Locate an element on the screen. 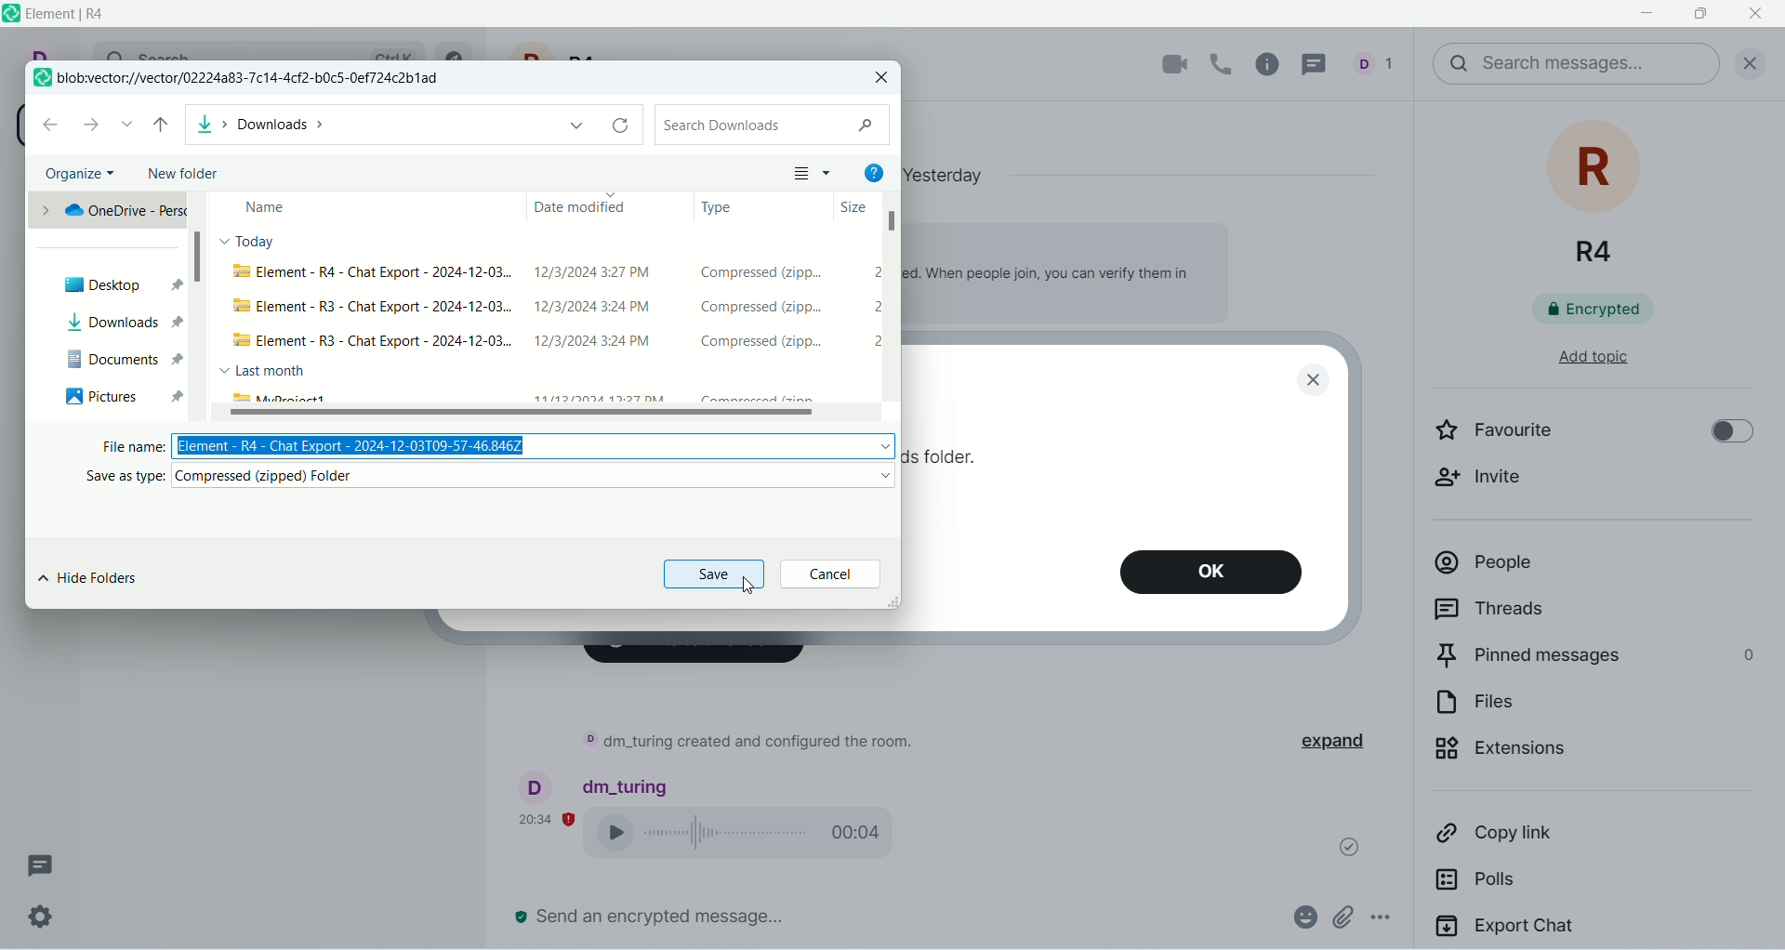 Image resolution: width=1785 pixels, height=950 pixels. pinned message is located at coordinates (1593, 659).